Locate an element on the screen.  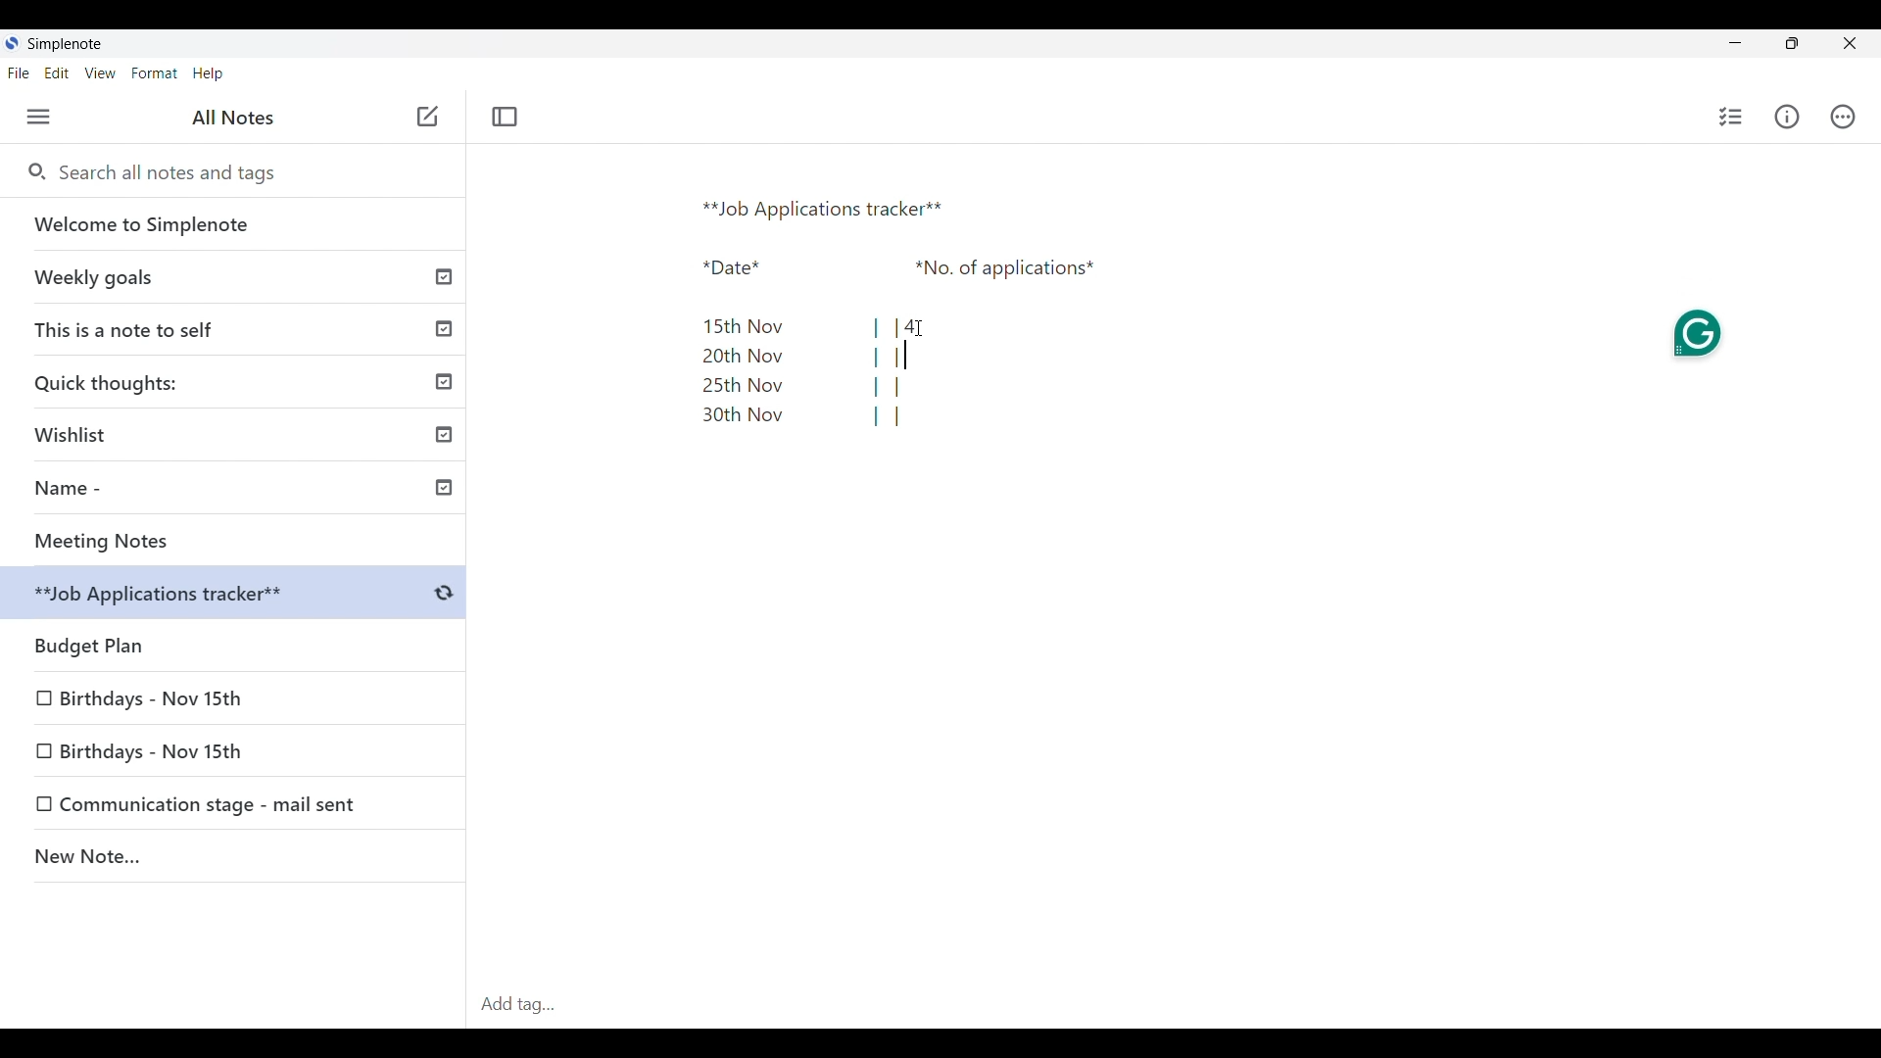
Toggle focus mode is located at coordinates (504, 117).